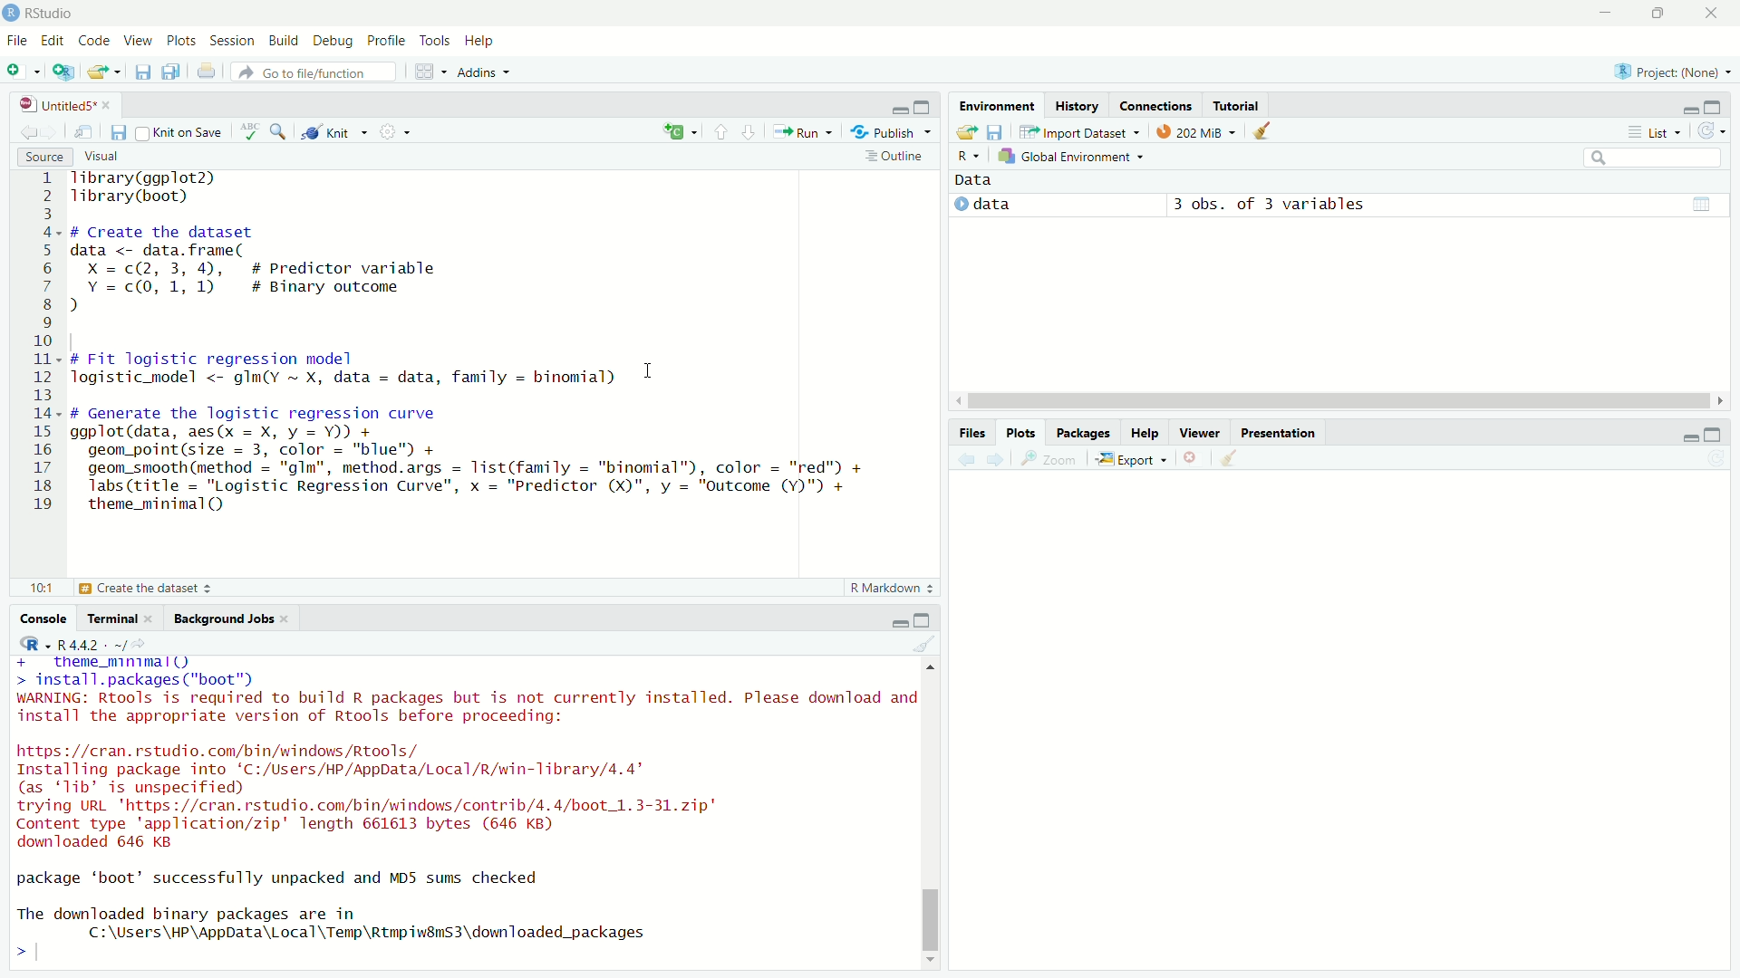  Describe the element at coordinates (284, 40) in the screenshot. I see `Build` at that location.